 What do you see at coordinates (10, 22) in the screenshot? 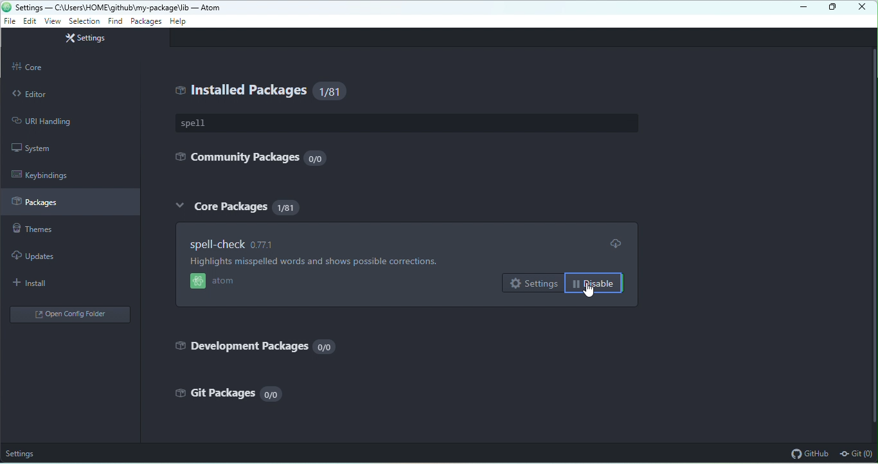
I see `file` at bounding box center [10, 22].